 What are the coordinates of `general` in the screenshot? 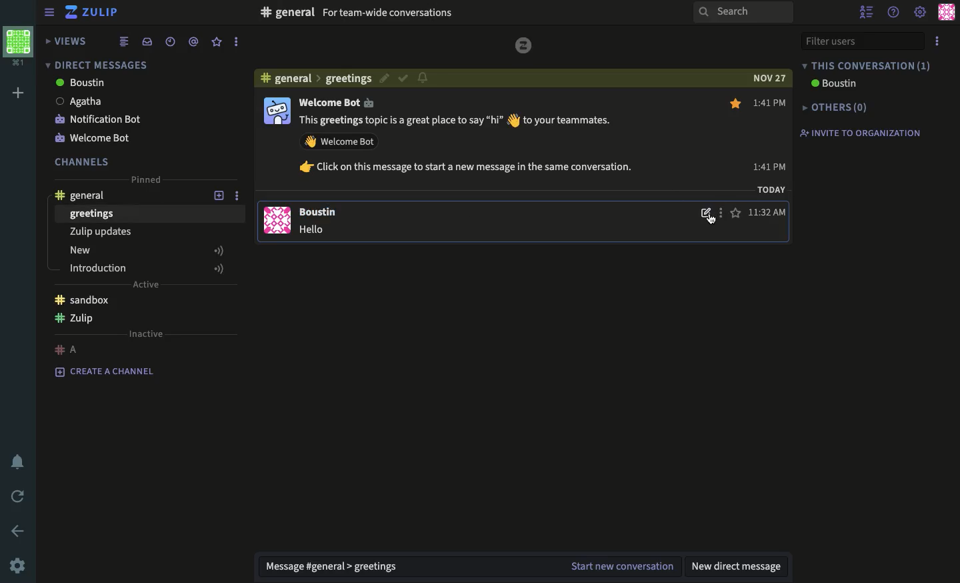 It's located at (87, 193).